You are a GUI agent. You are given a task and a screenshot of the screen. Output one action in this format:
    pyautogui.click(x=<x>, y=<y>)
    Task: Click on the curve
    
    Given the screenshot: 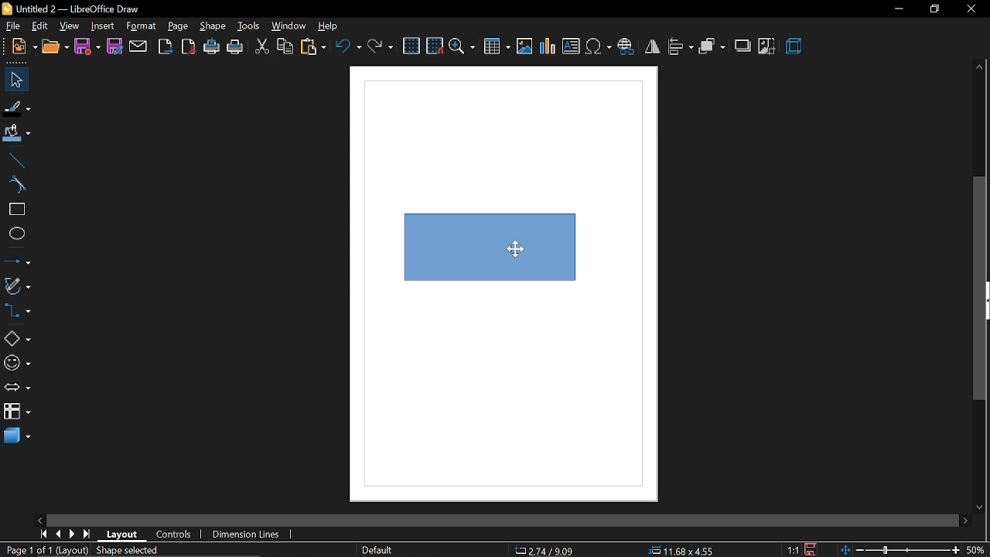 What is the action you would take?
    pyautogui.click(x=15, y=184)
    